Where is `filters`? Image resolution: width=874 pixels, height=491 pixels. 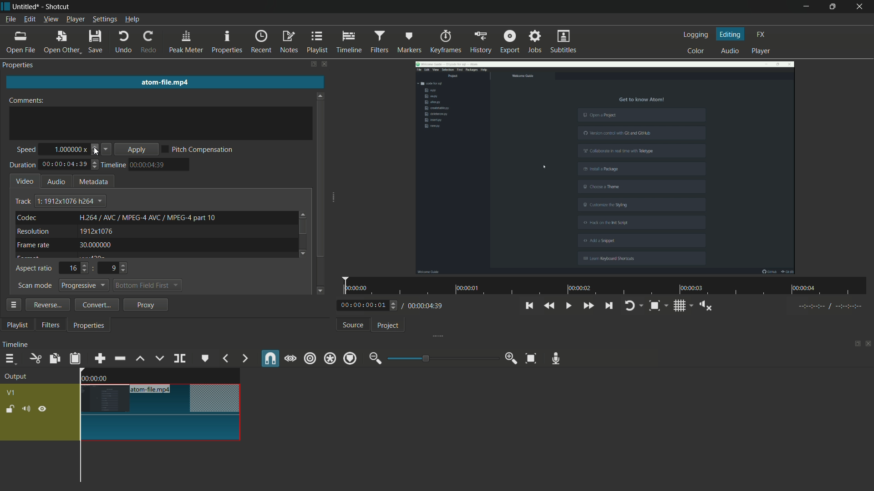
filters is located at coordinates (379, 41).